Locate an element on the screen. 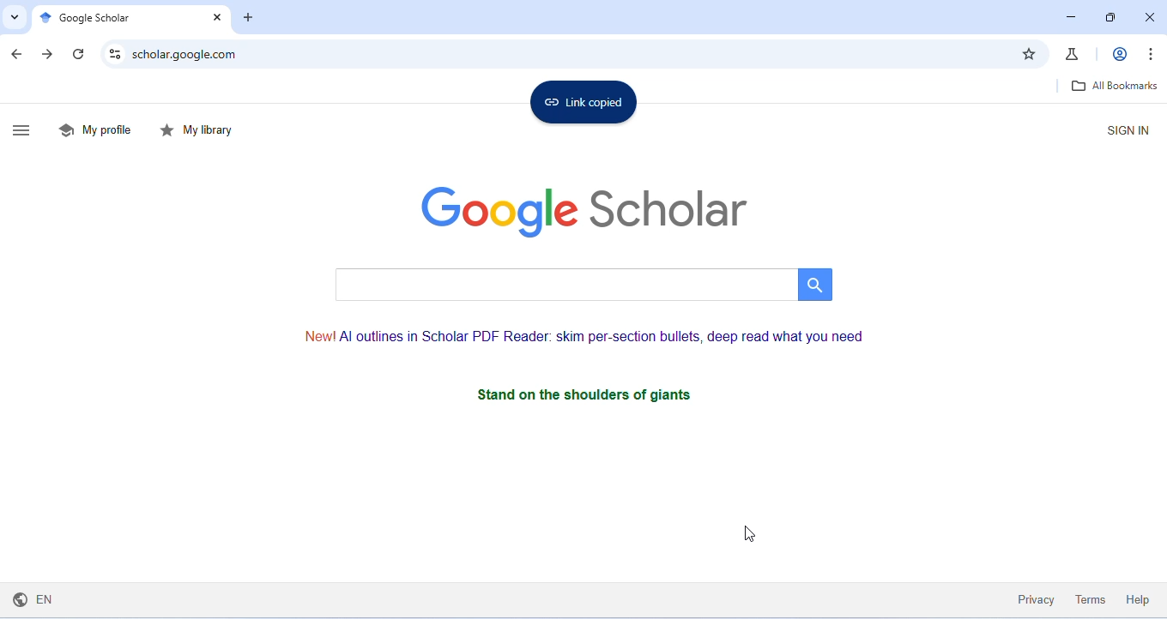 The width and height of the screenshot is (1167, 619). close tab is located at coordinates (215, 17).